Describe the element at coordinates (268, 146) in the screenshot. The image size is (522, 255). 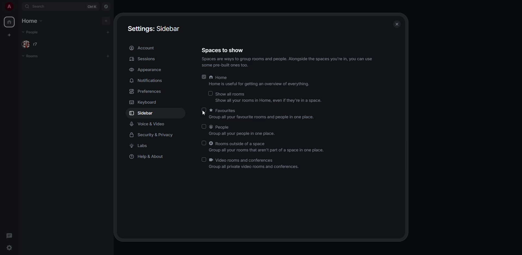
I see `Rooms outside of a spaceGroup all your rooms that aren't part of a space in one place.` at that location.